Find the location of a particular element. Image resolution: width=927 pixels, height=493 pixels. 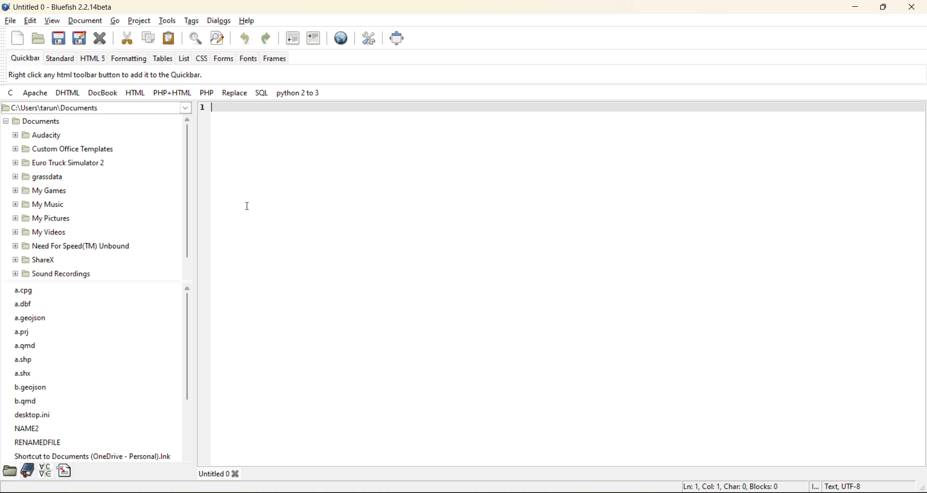

preview in browser is located at coordinates (342, 39).